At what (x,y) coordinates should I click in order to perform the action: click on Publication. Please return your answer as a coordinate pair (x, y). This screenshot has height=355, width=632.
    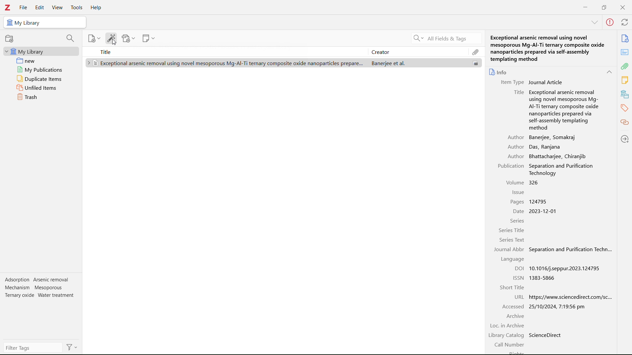
    Looking at the image, I should click on (512, 166).